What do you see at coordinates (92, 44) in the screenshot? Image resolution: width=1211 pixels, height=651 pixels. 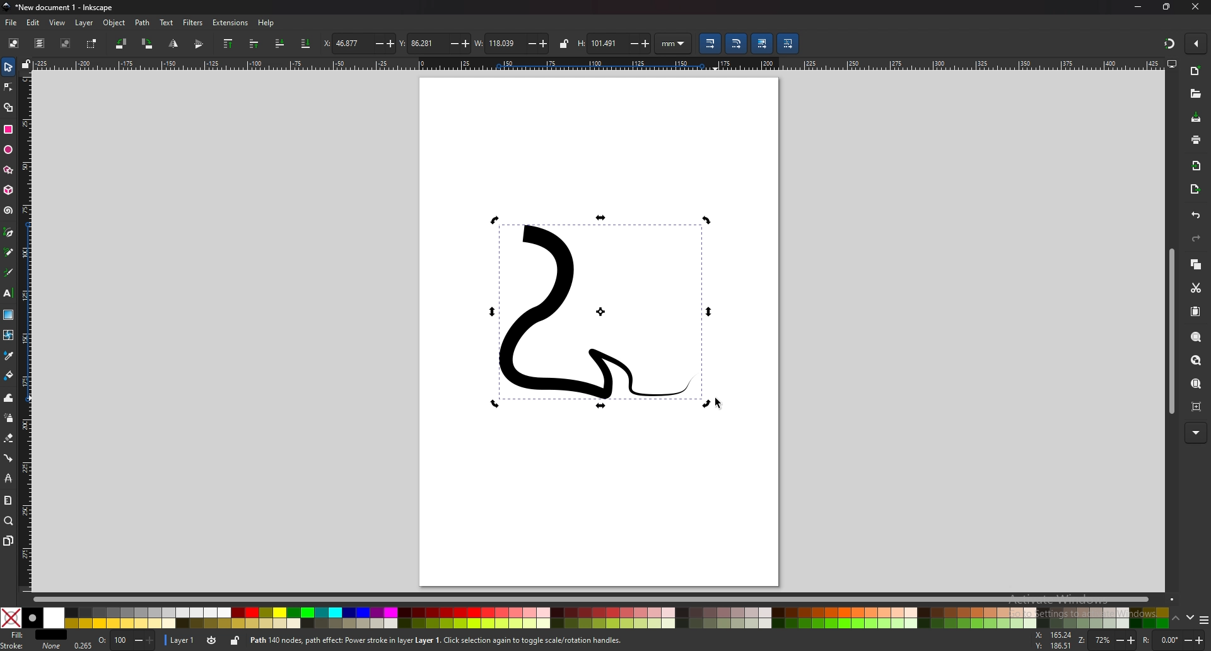 I see `toggle selection box` at bounding box center [92, 44].